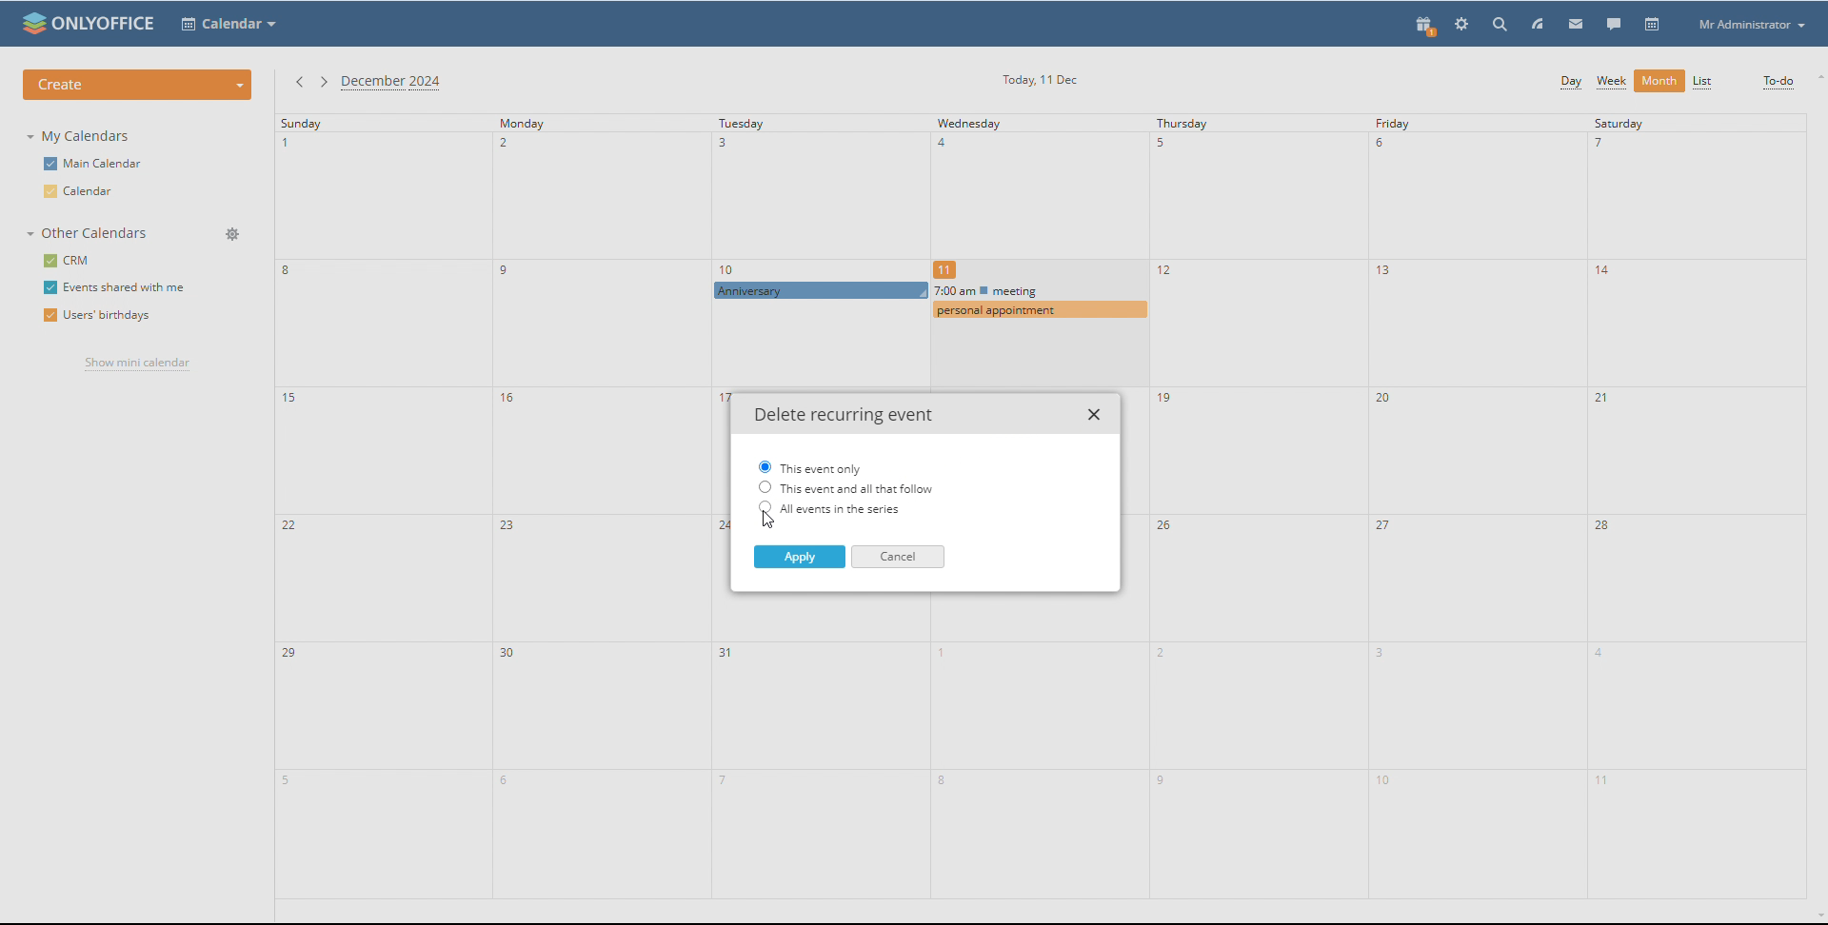  Describe the element at coordinates (1570, 84) in the screenshot. I see `day view` at that location.